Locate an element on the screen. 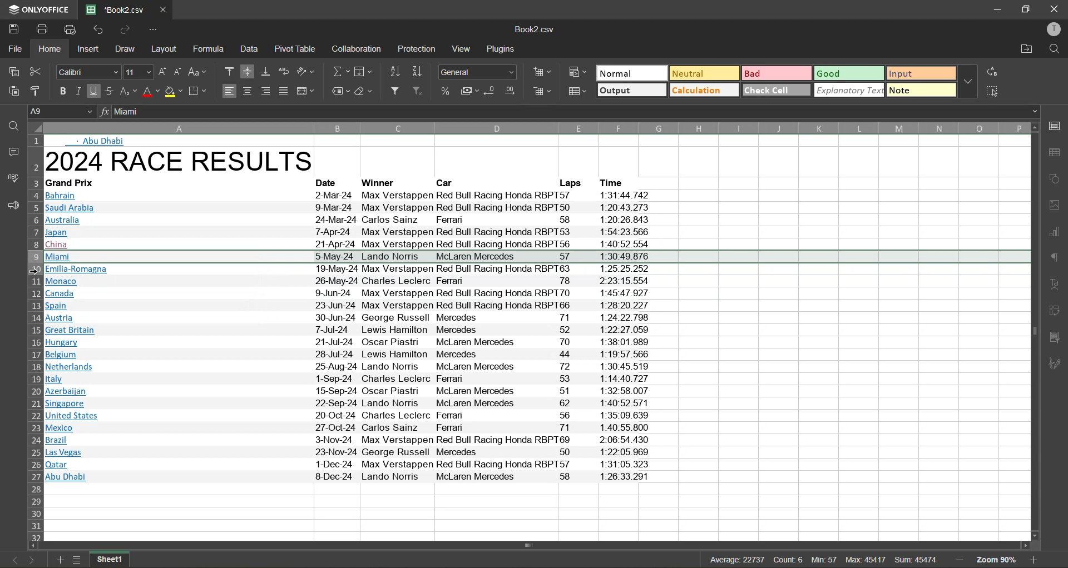 This screenshot has height=568, width=1068. italic is located at coordinates (78, 91).